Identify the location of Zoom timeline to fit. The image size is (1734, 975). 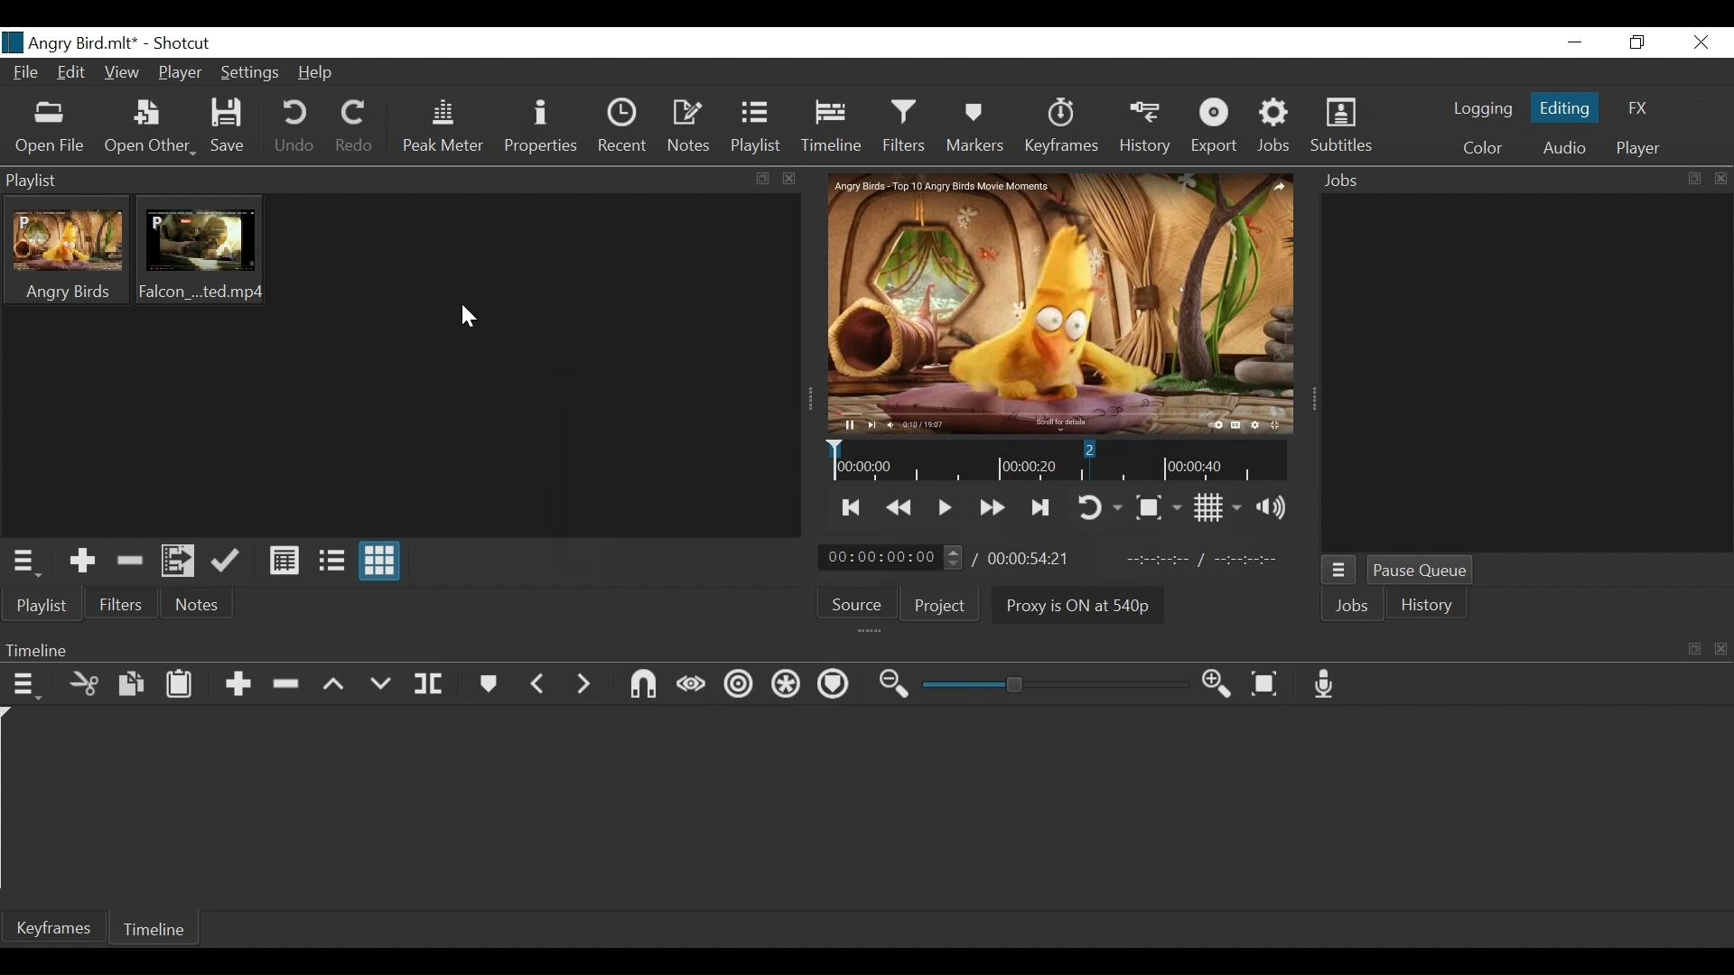
(1266, 683).